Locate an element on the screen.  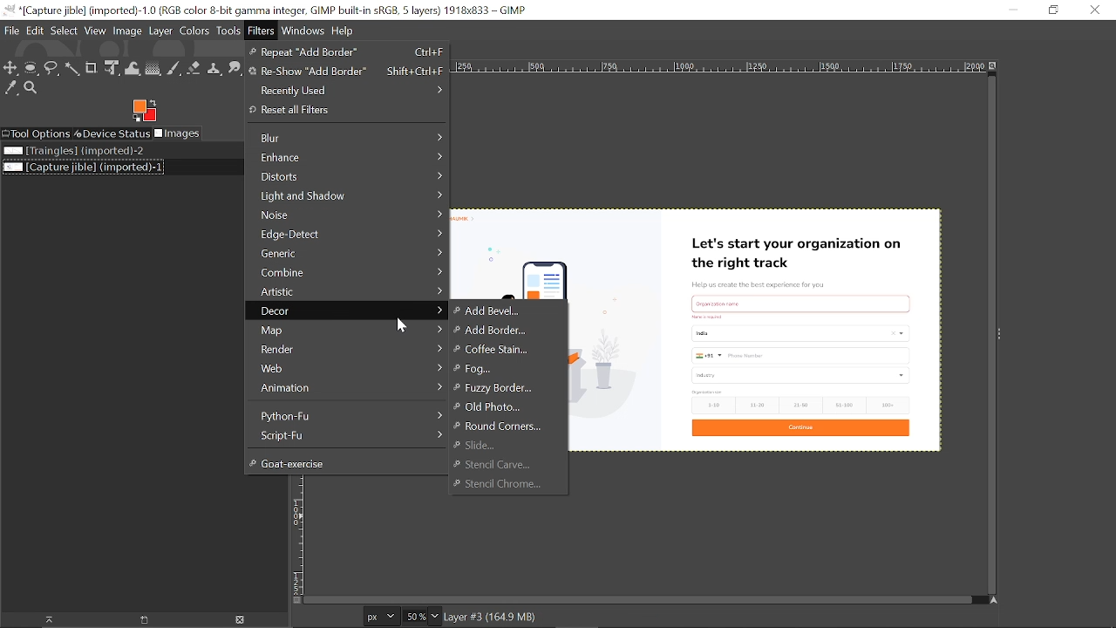
Paintbrush tool is located at coordinates (175, 69).